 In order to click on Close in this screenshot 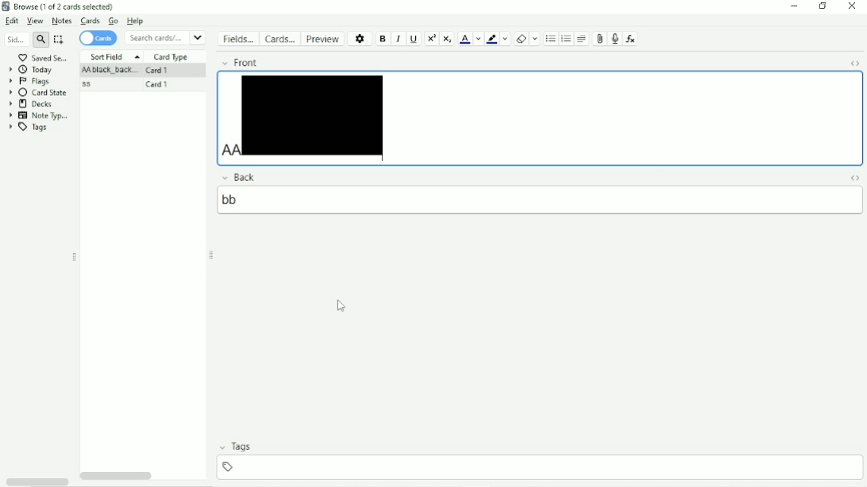, I will do `click(853, 7)`.